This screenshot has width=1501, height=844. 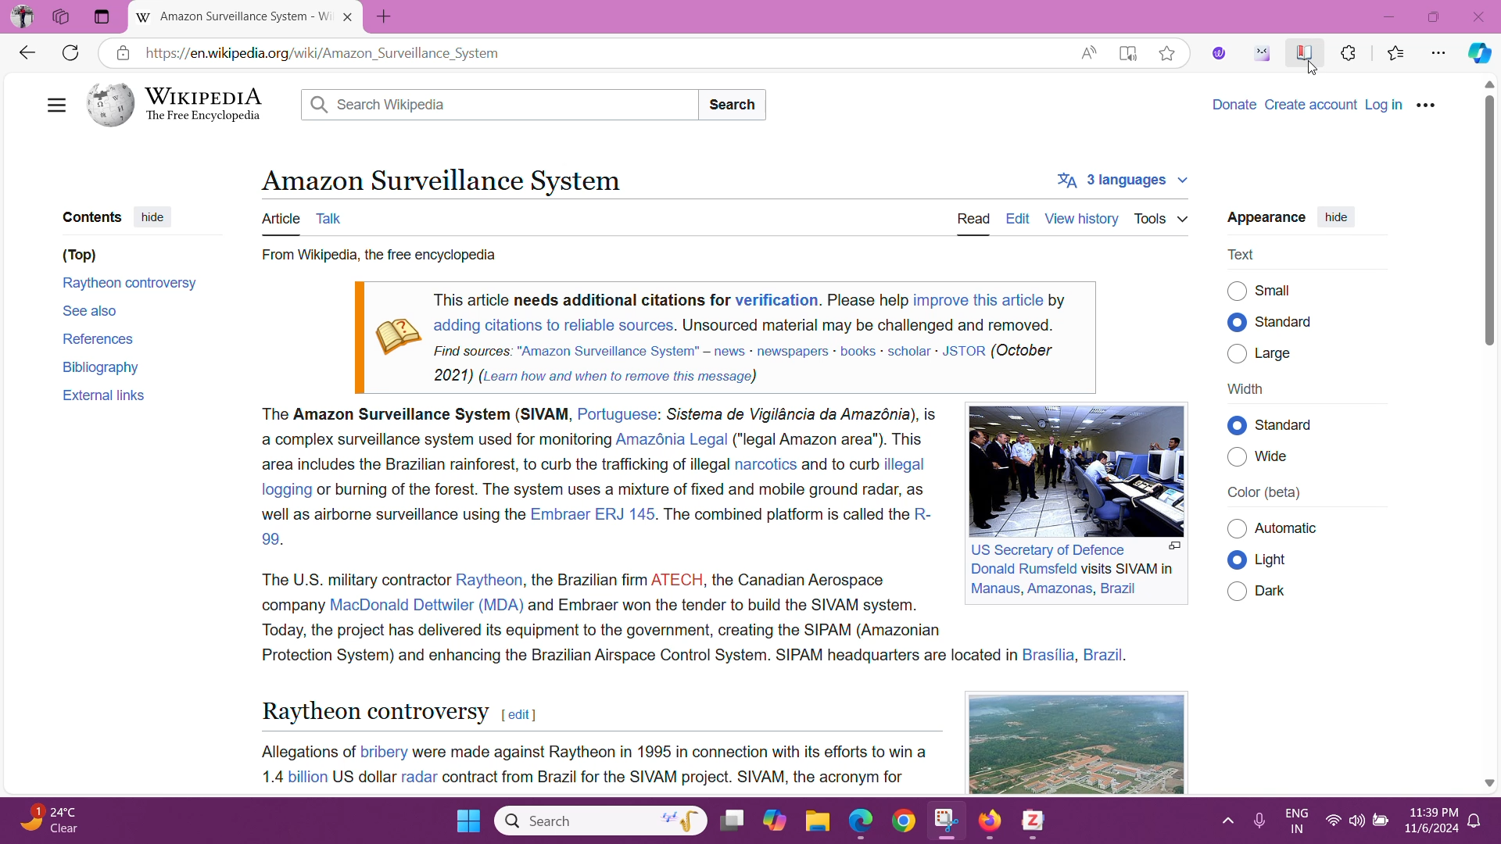 I want to click on files, so click(x=818, y=821).